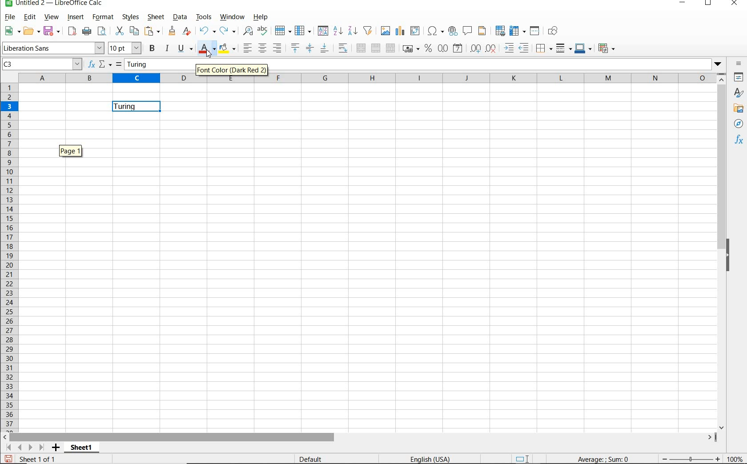 The height and width of the screenshot is (464, 747). Describe the element at coordinates (263, 48) in the screenshot. I see `ALIGN CENTER` at that location.